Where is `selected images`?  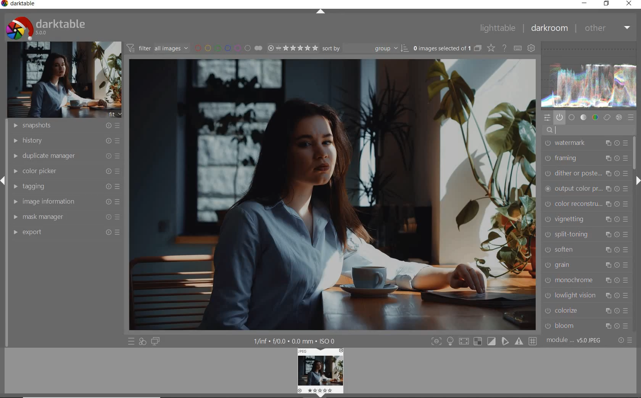 selected images is located at coordinates (441, 48).